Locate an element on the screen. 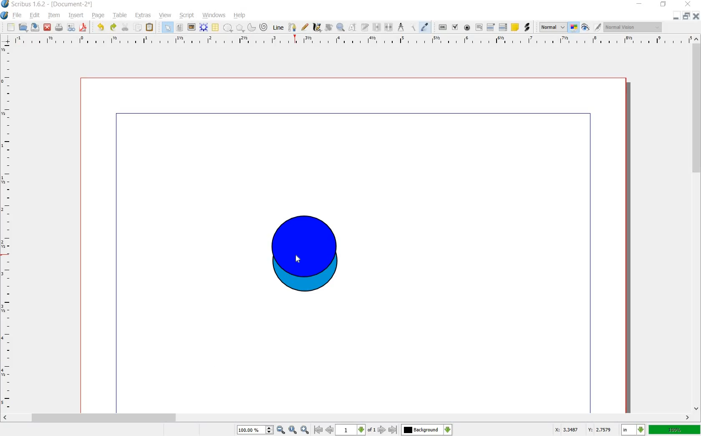 This screenshot has width=701, height=436. restore is located at coordinates (686, 17).